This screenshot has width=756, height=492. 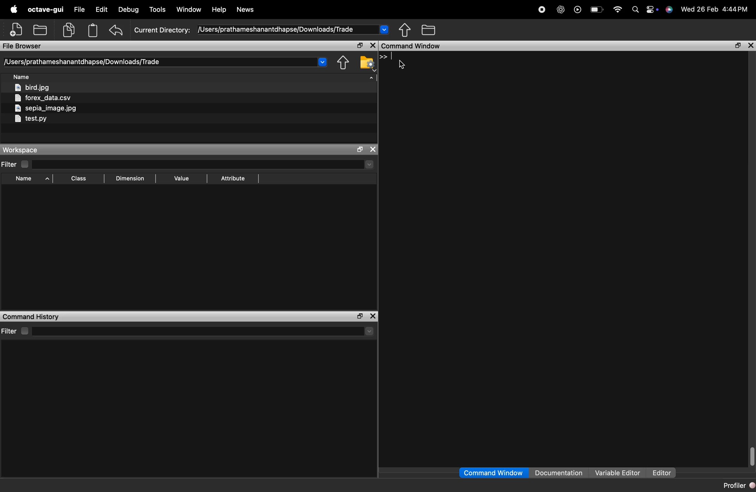 I want to click on Value, so click(x=182, y=179).